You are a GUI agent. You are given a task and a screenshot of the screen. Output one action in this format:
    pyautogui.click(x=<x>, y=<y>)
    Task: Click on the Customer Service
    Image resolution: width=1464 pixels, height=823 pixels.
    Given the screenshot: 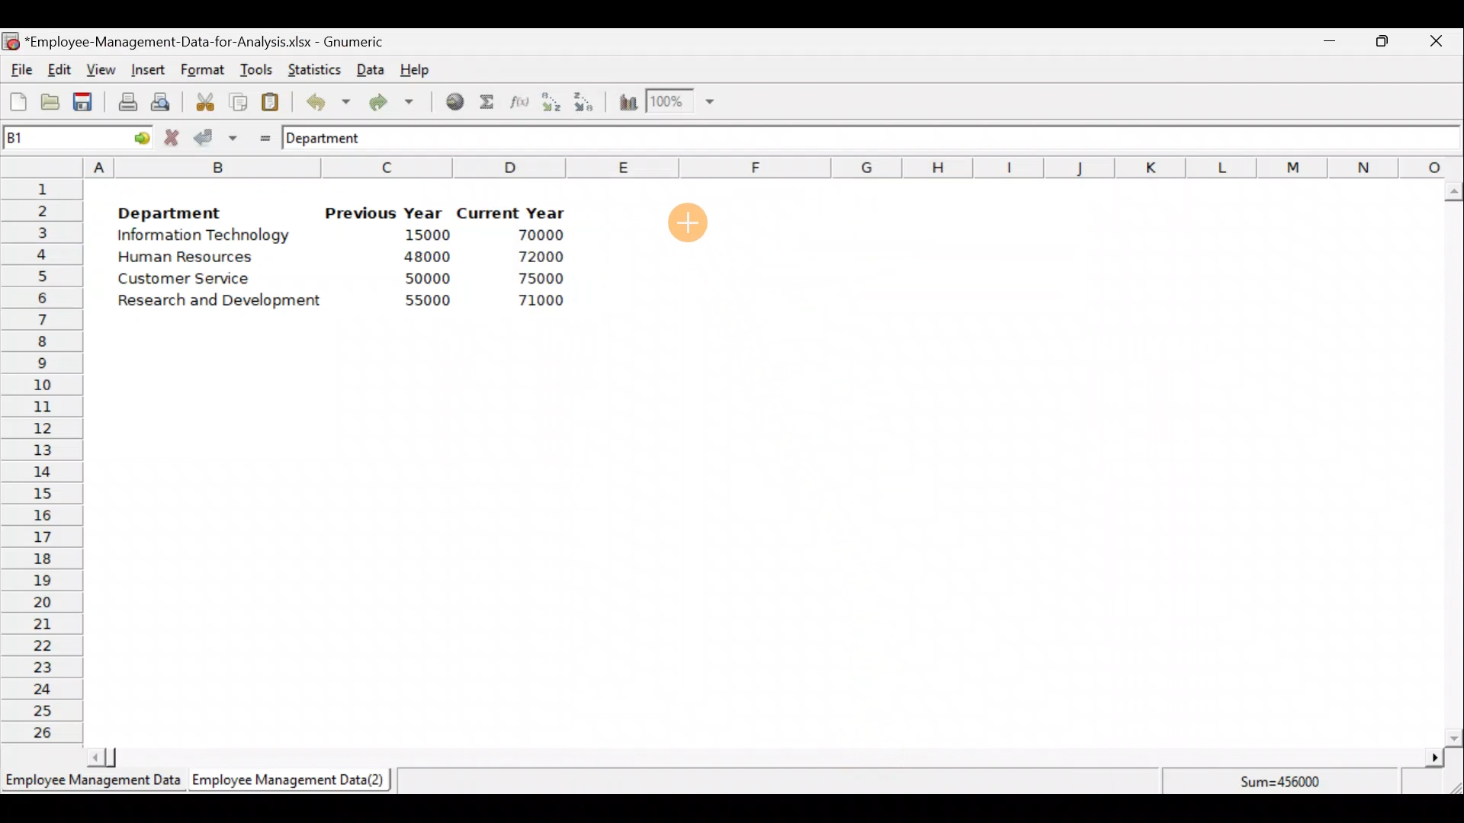 What is the action you would take?
    pyautogui.click(x=188, y=282)
    